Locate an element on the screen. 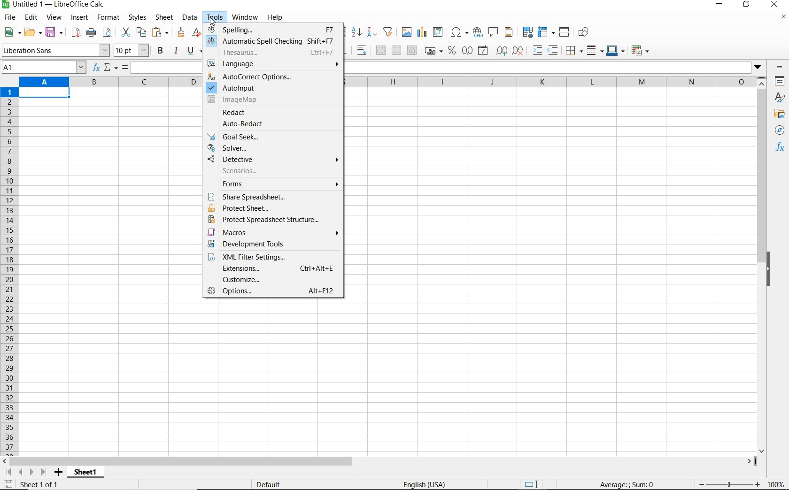 The image size is (789, 490). copy is located at coordinates (140, 32).